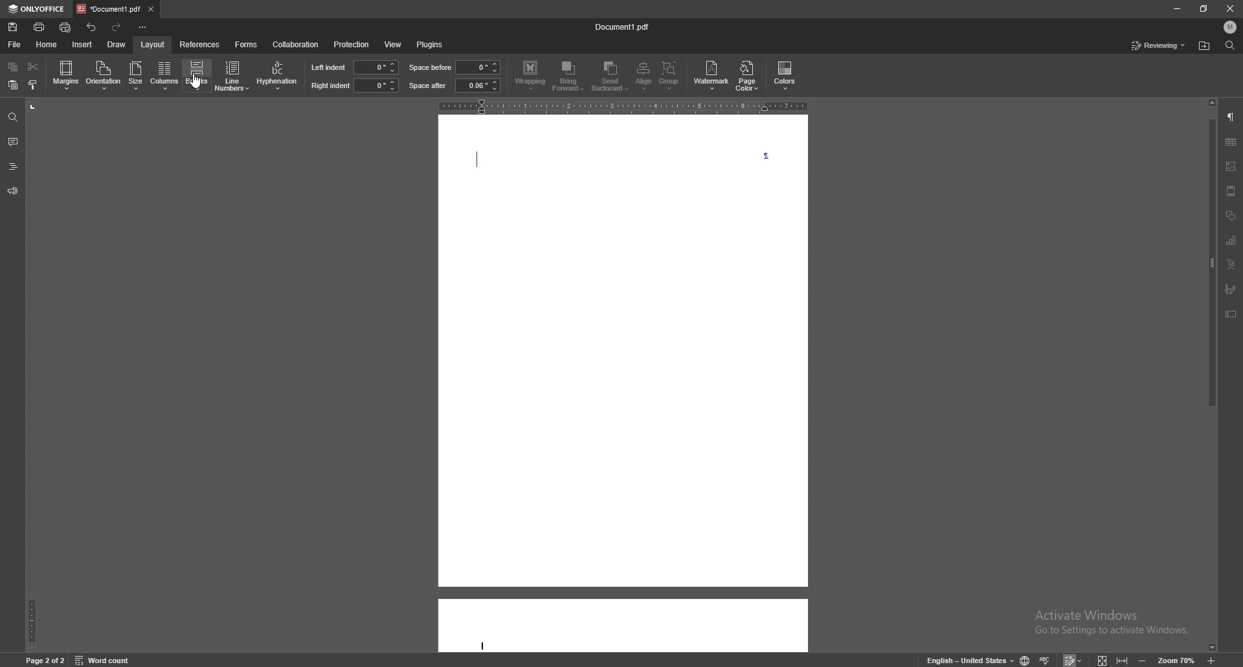  I want to click on Input right indent, so click(375, 85).